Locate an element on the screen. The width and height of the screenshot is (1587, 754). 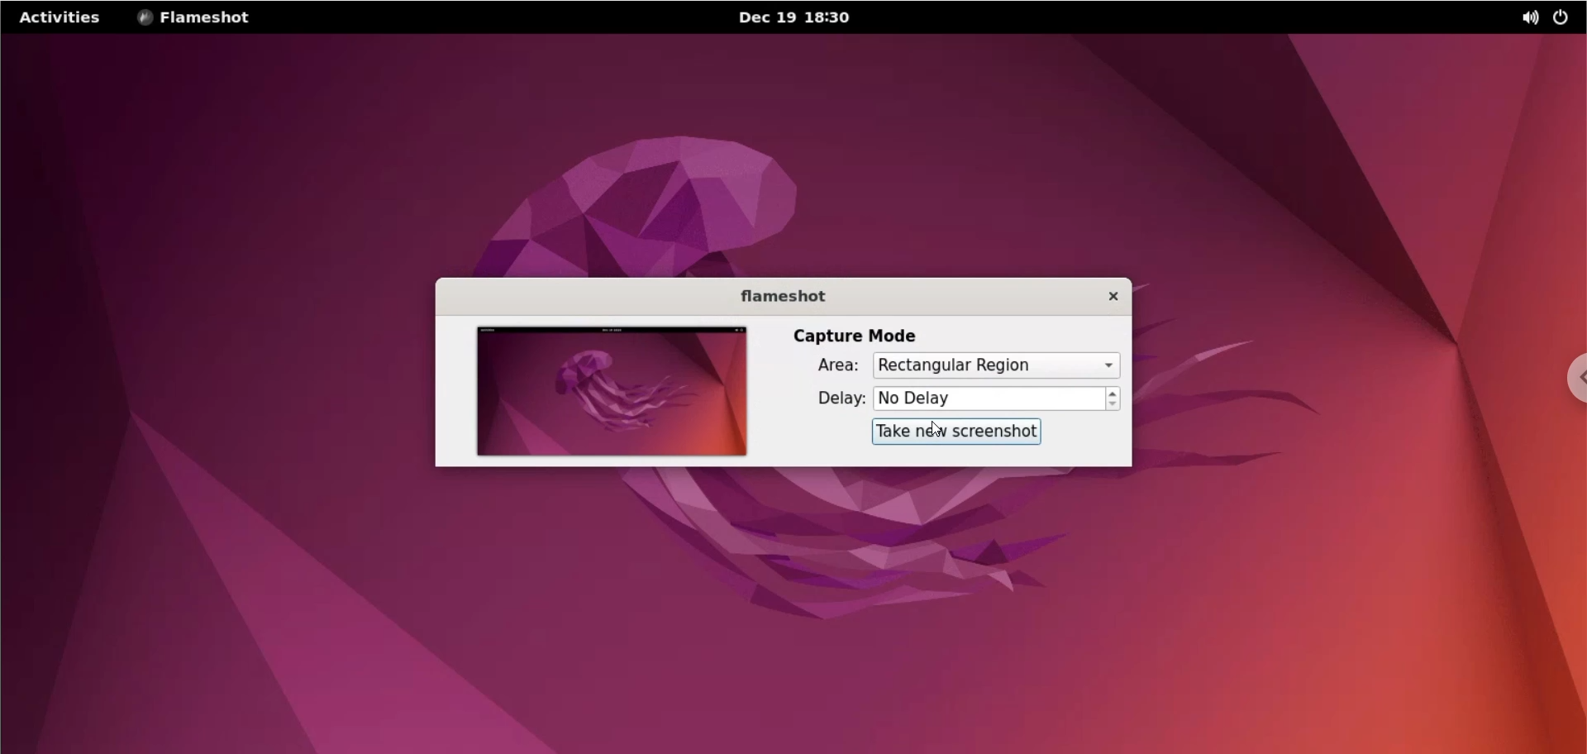
take screenshot is located at coordinates (956, 432).